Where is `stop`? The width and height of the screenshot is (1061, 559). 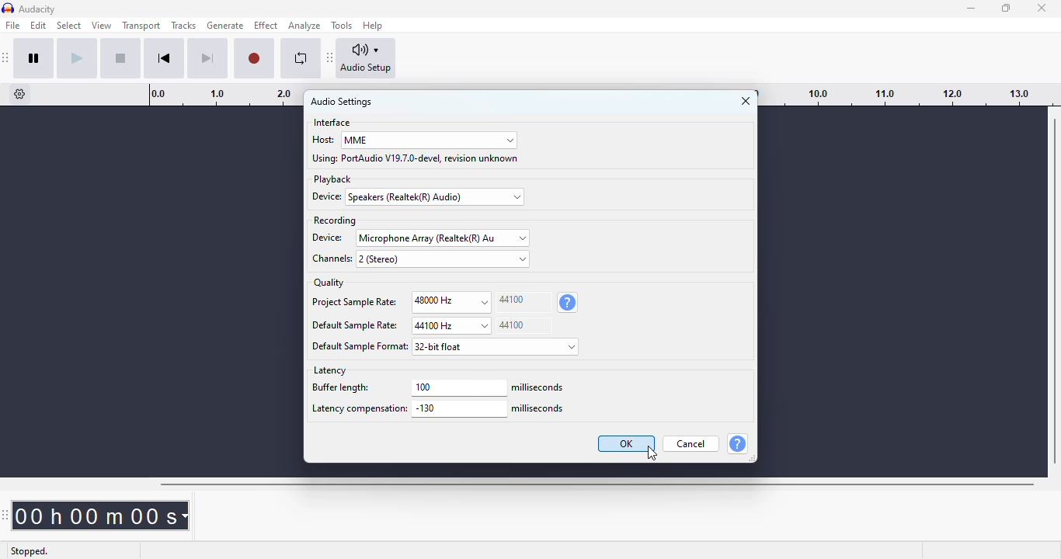 stop is located at coordinates (120, 58).